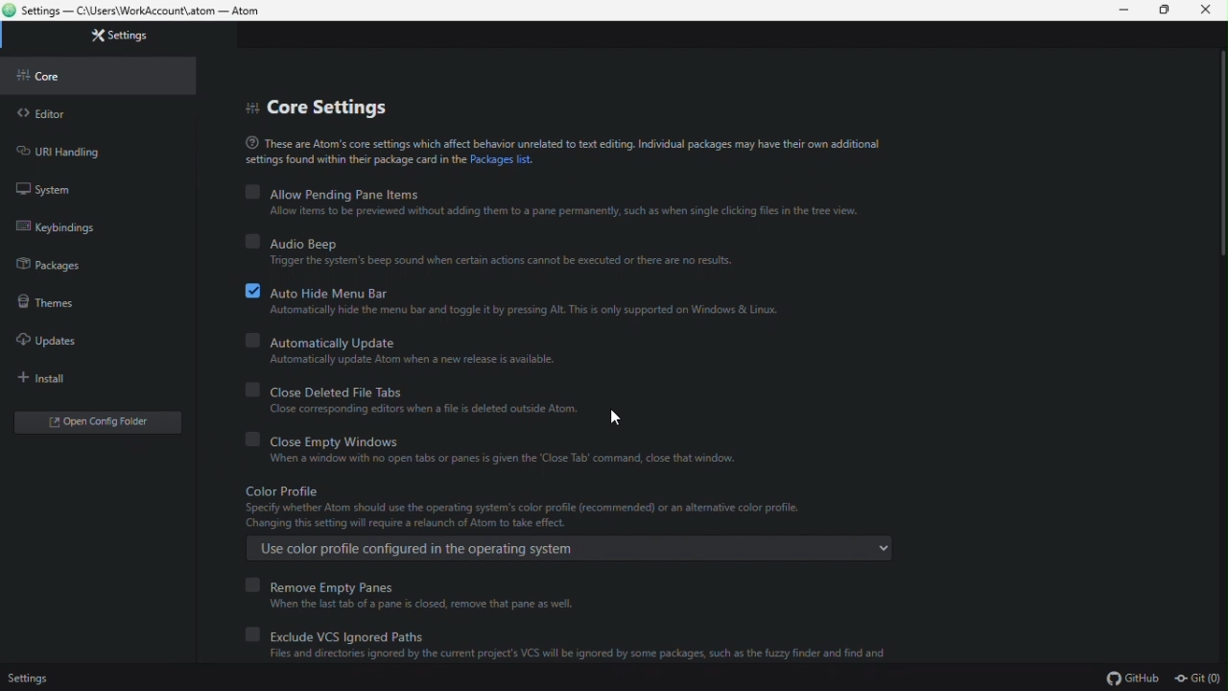  I want to click on Packages, so click(48, 264).